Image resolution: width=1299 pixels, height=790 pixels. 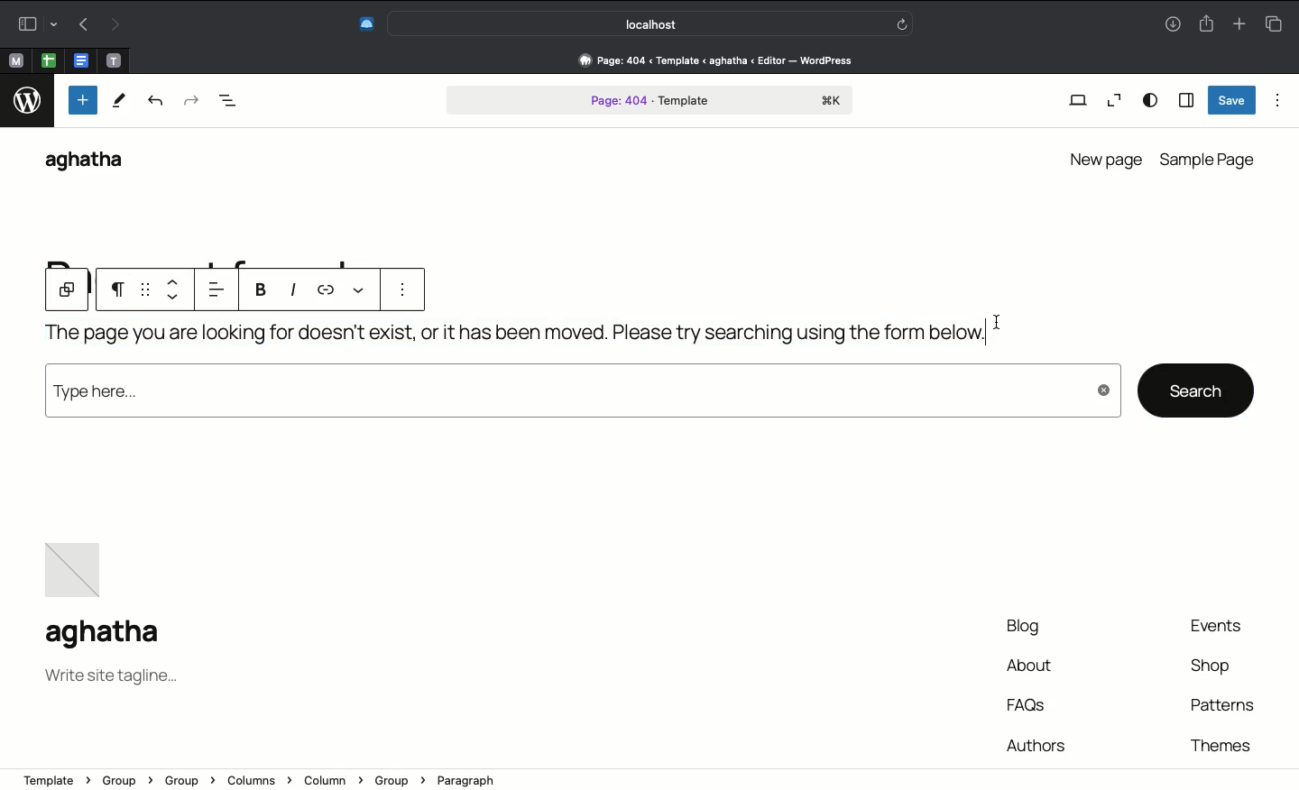 What do you see at coordinates (999, 322) in the screenshot?
I see `Typing cursor` at bounding box center [999, 322].